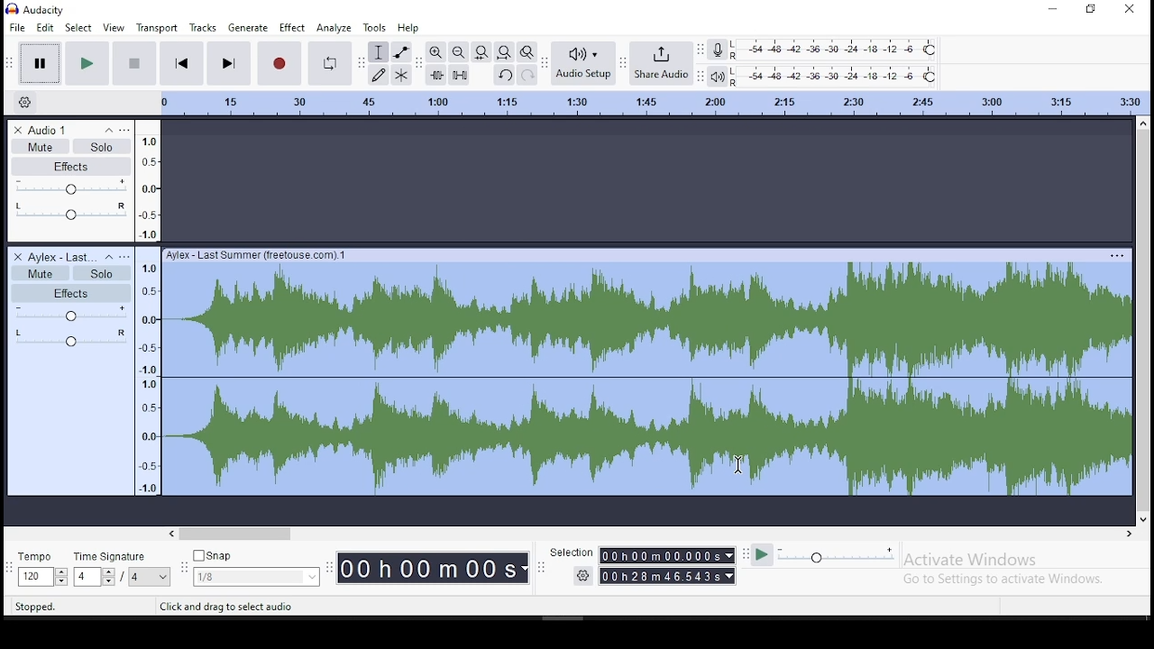  What do you see at coordinates (181, 63) in the screenshot?
I see `skip to start` at bounding box center [181, 63].